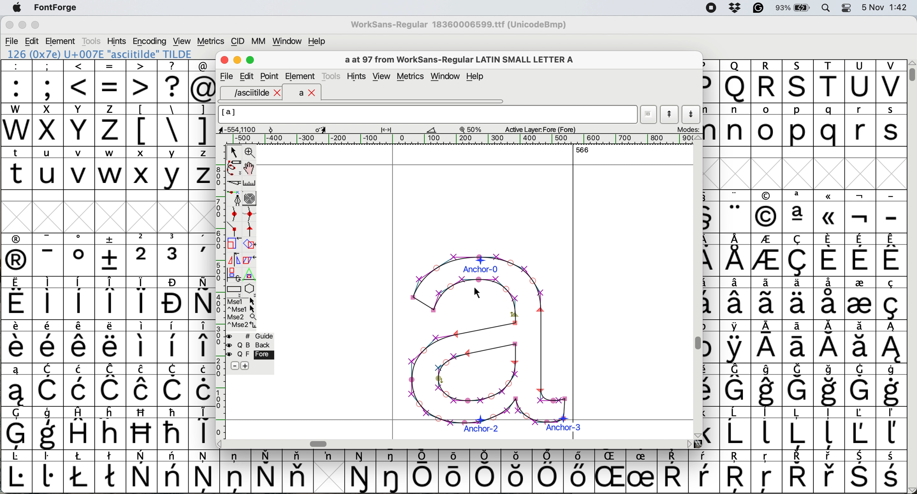 This screenshot has height=494, width=917. What do you see at coordinates (111, 254) in the screenshot?
I see `symbol` at bounding box center [111, 254].